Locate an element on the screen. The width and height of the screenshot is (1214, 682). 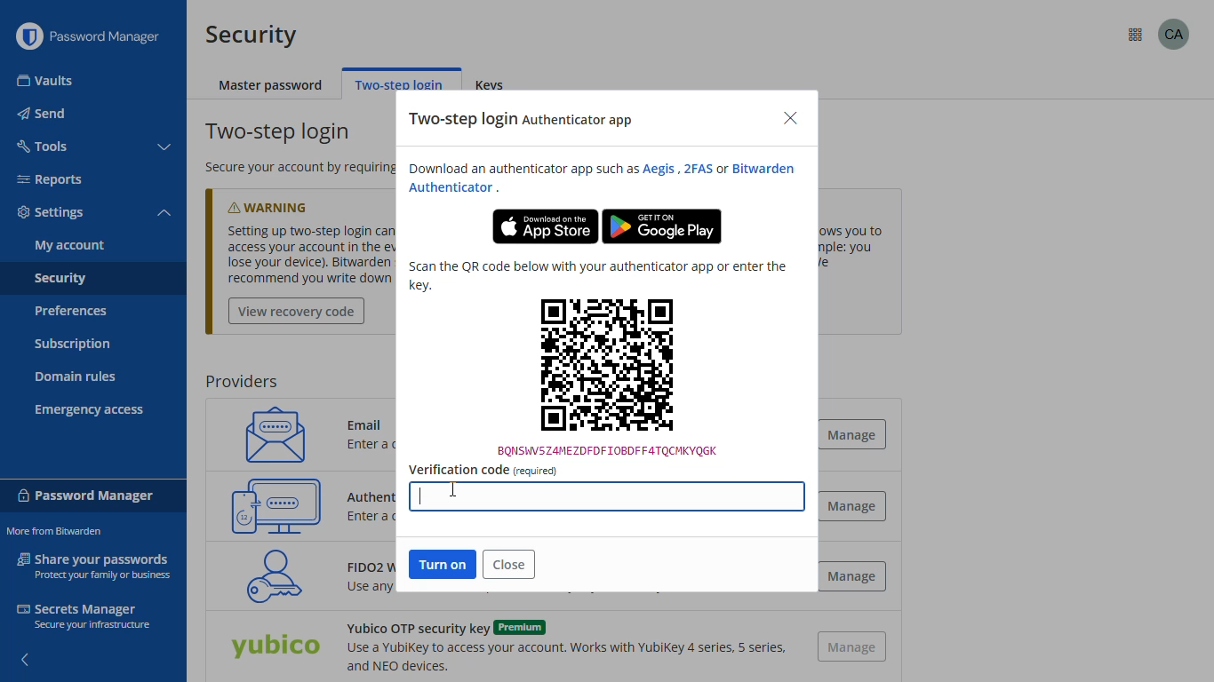
subscription is located at coordinates (73, 345).